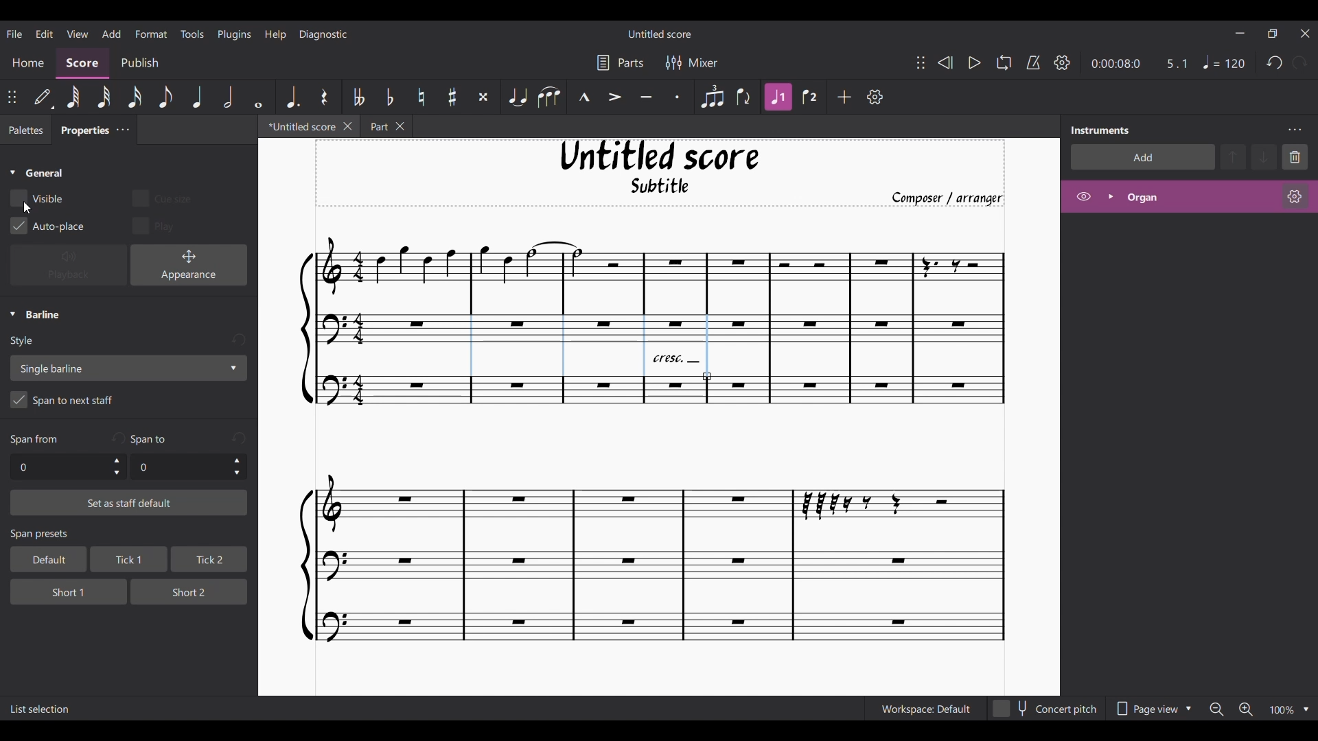  What do you see at coordinates (1281, 711) in the screenshot?
I see `Current zoom factor` at bounding box center [1281, 711].